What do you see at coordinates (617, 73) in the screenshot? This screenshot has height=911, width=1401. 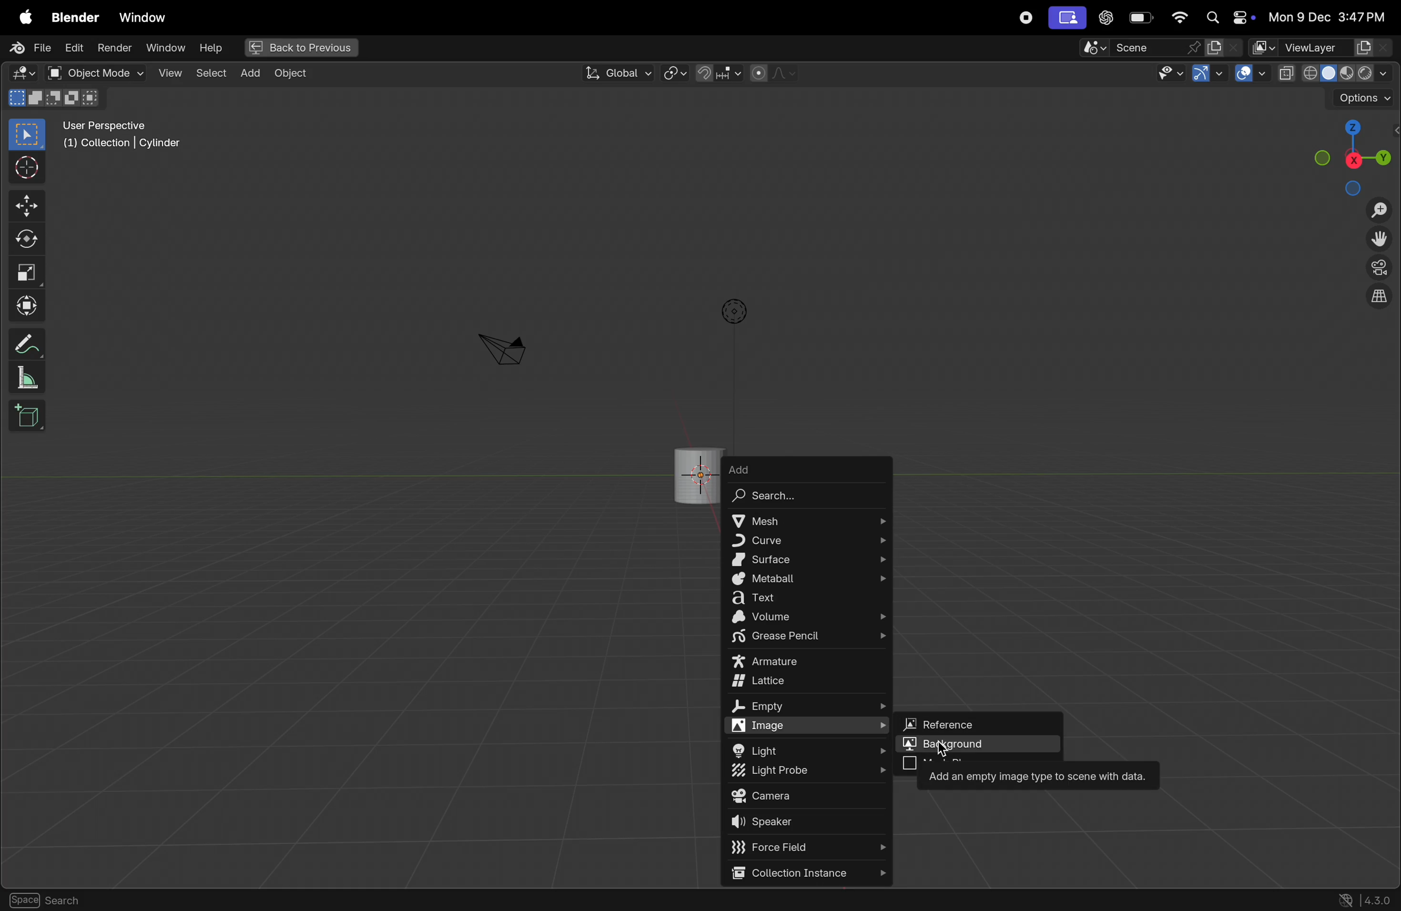 I see `global` at bounding box center [617, 73].